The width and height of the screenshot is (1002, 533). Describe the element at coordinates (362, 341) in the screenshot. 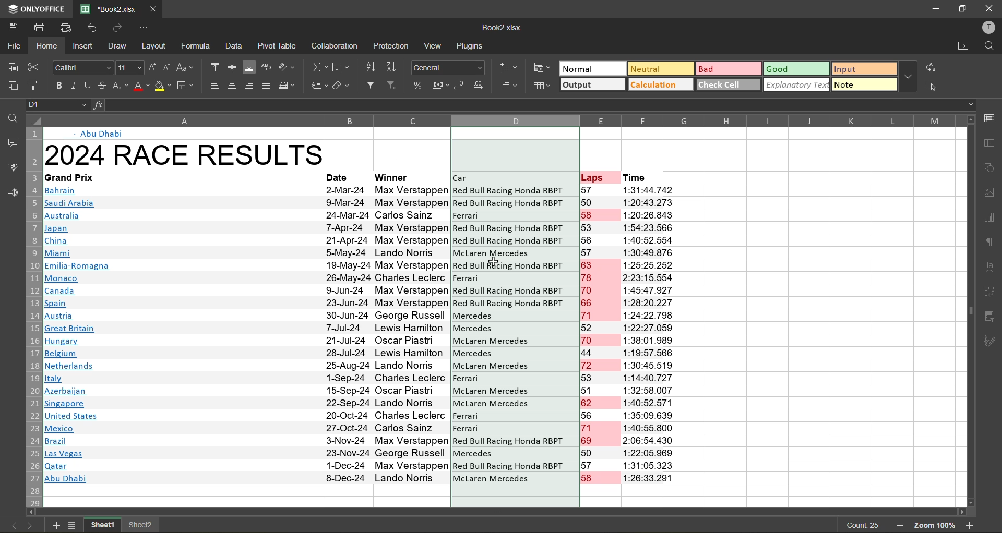

I see `Hungary 21-Jul-24 Oscar Piastr McLaren Mercedes 70 1:38:01.989` at that location.